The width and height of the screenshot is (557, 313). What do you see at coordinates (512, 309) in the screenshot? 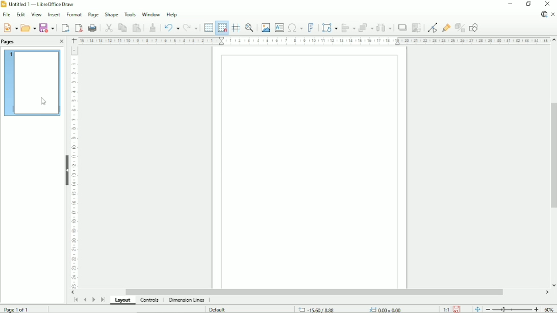
I see `Zoom out/in` at bounding box center [512, 309].